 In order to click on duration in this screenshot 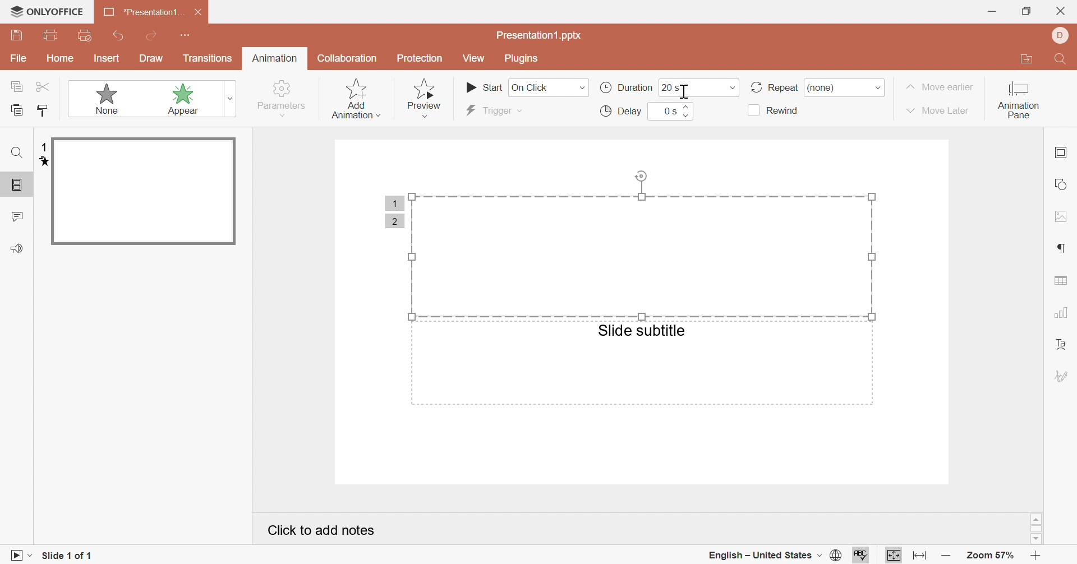, I will do `click(624, 87)`.